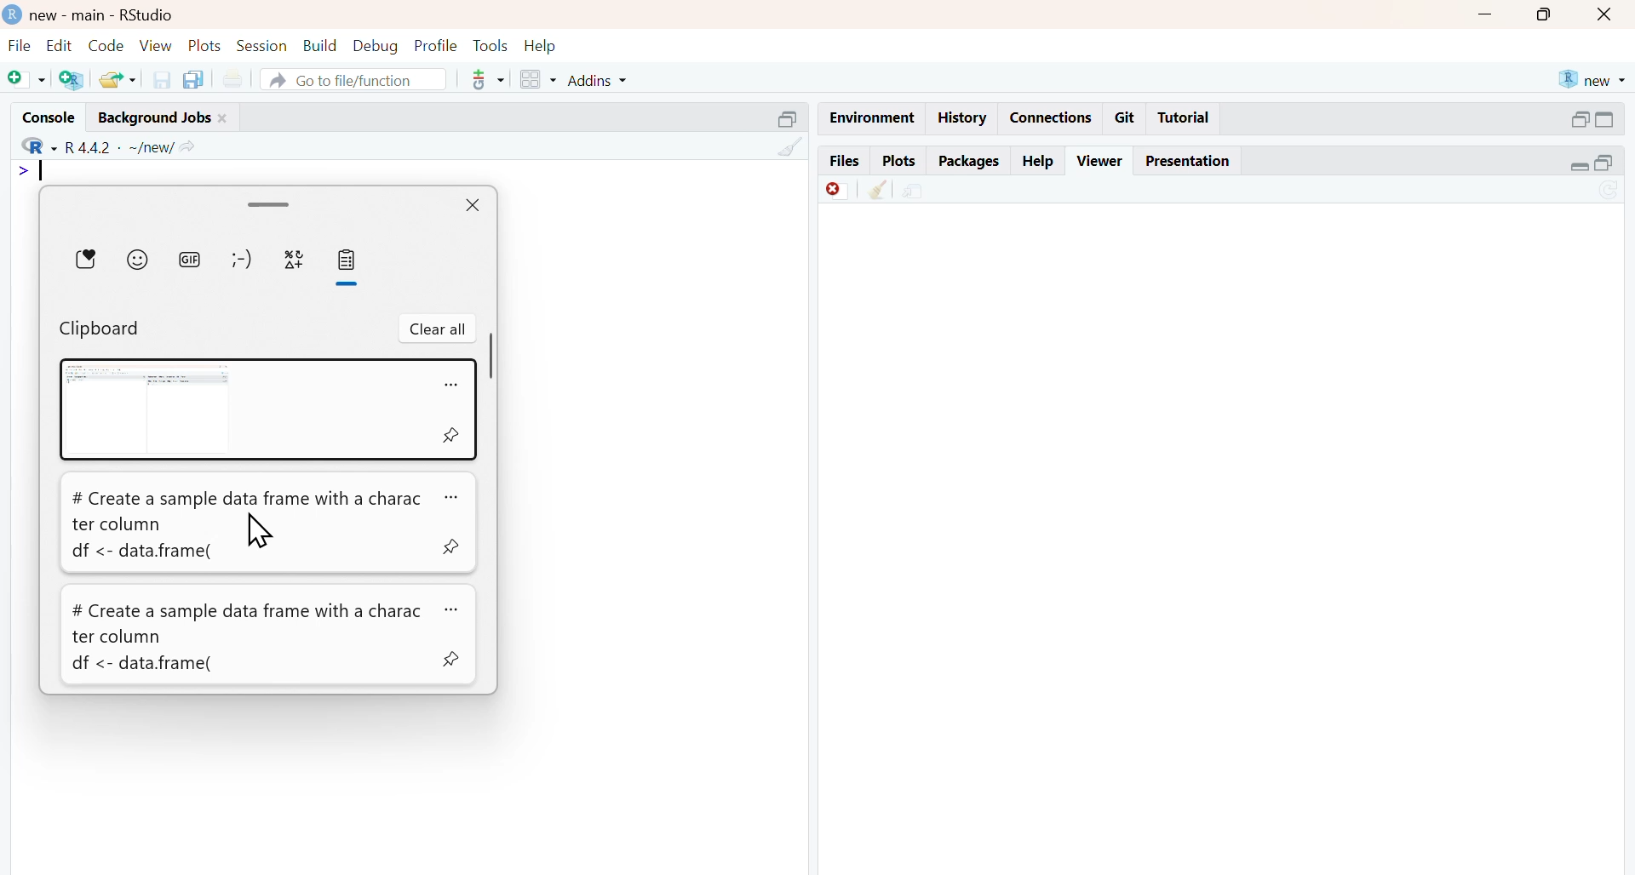  What do you see at coordinates (86, 260) in the screenshot?
I see `Favourites ` at bounding box center [86, 260].